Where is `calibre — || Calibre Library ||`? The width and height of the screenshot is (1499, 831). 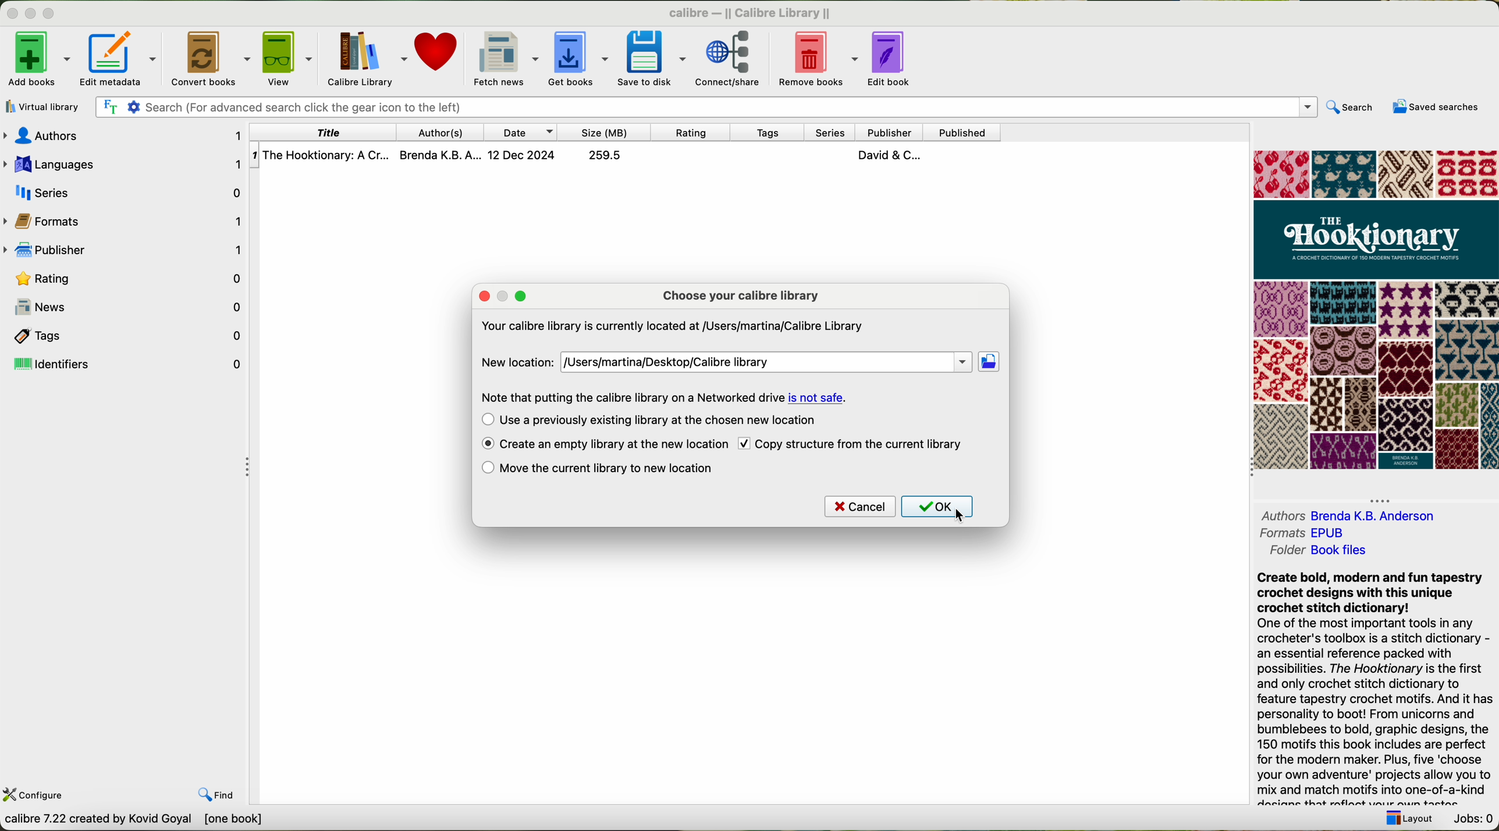 calibre — || Calibre Library || is located at coordinates (748, 12).